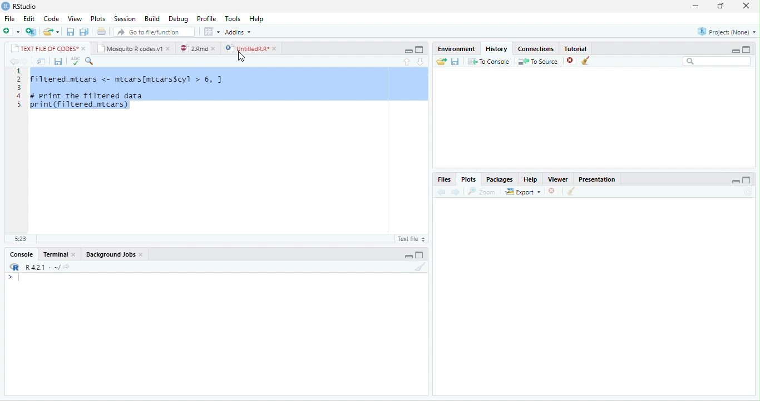  Describe the element at coordinates (536, 49) in the screenshot. I see `Connections` at that location.